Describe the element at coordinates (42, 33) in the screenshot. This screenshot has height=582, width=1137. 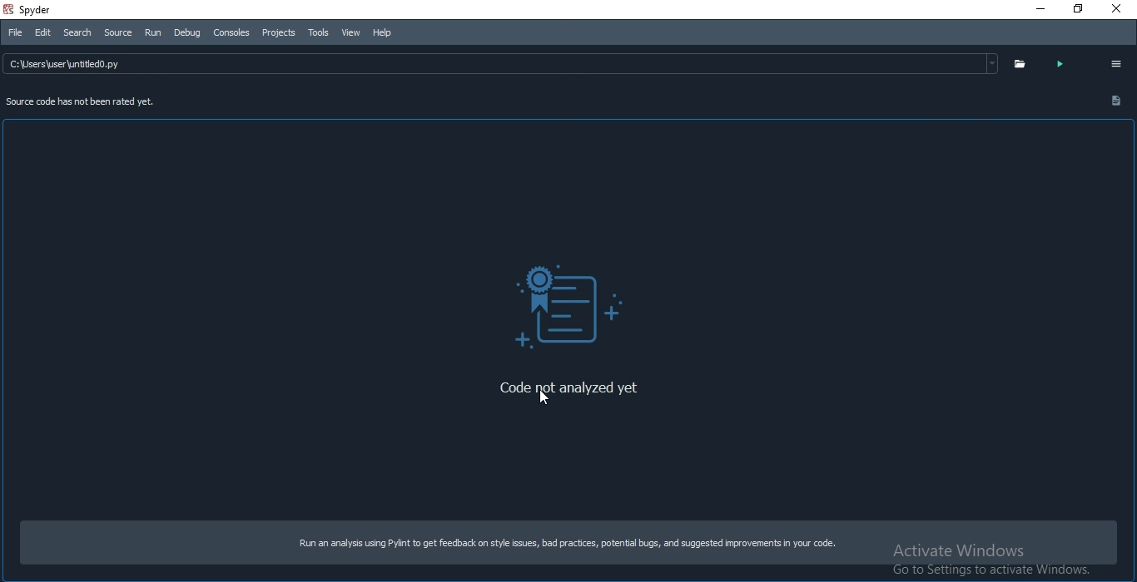
I see `Edit` at that location.